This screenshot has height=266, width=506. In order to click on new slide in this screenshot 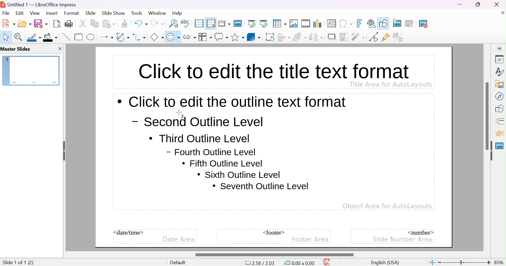, I will do `click(400, 23)`.